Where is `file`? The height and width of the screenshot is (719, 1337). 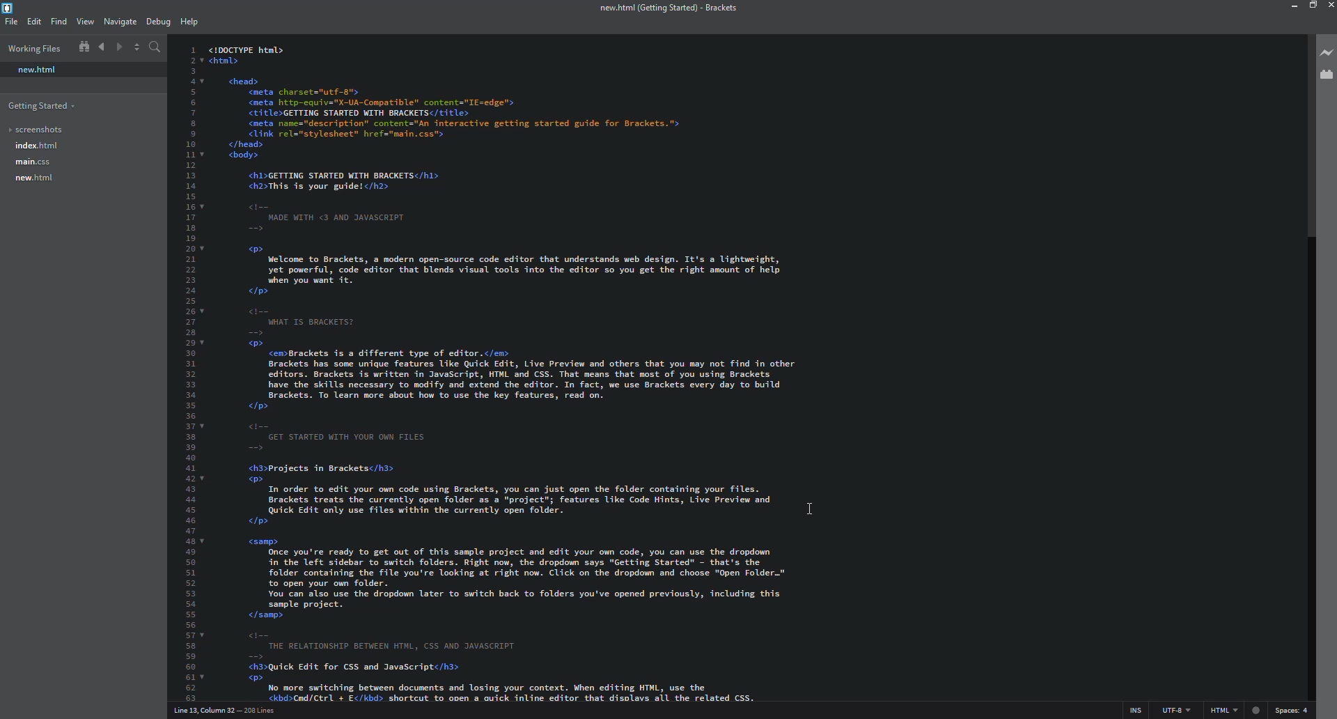 file is located at coordinates (10, 21).